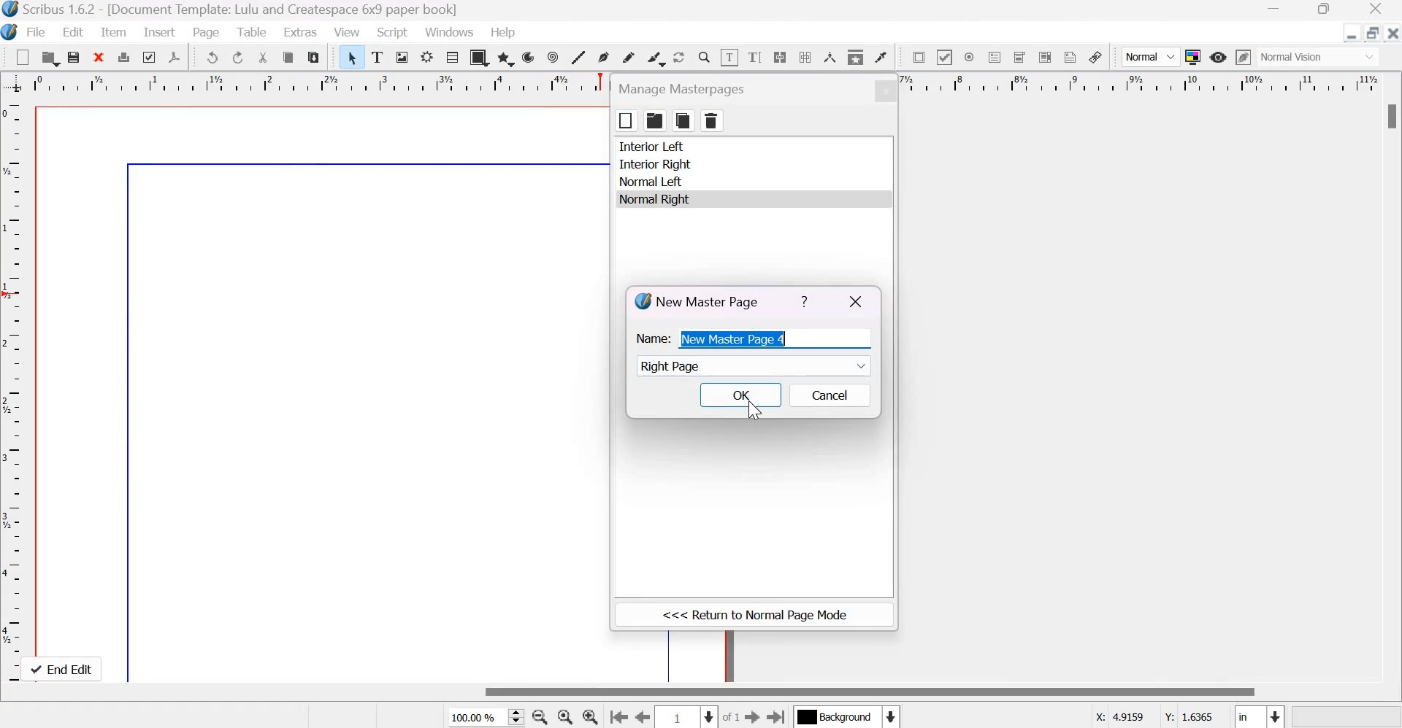 Image resolution: width=1402 pixels, height=728 pixels. Describe the element at coordinates (802, 300) in the screenshot. I see `help` at that location.